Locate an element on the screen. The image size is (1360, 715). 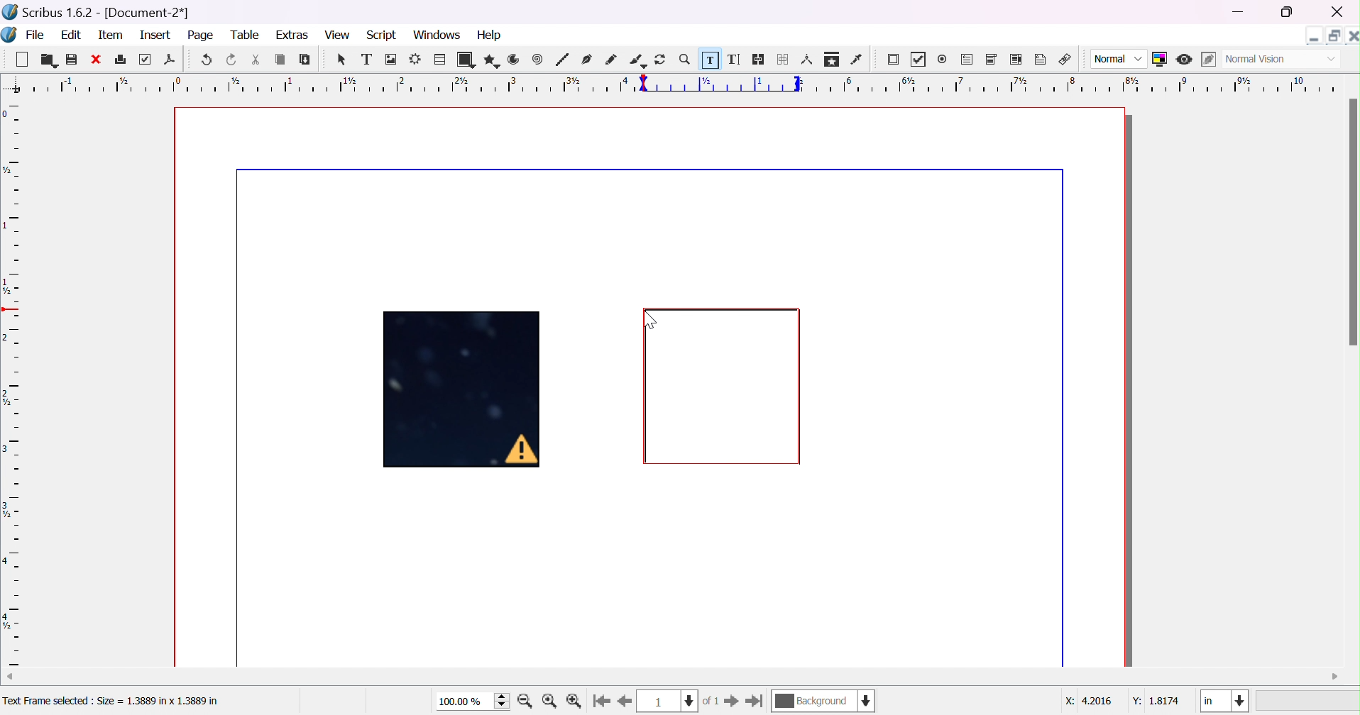
open is located at coordinates (46, 60).